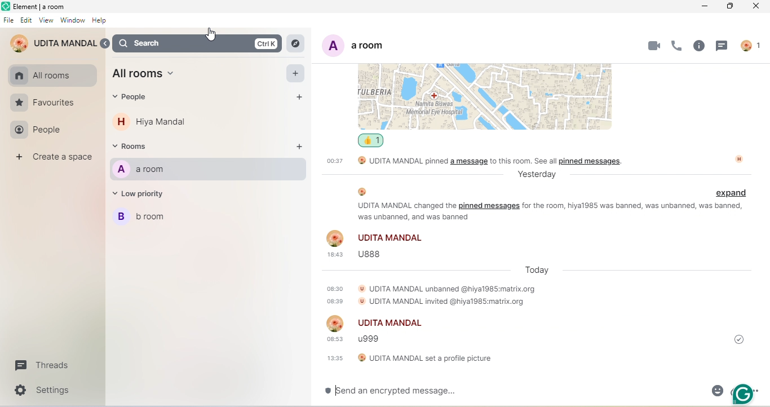 The height and width of the screenshot is (407, 770). What do you see at coordinates (148, 219) in the screenshot?
I see `B broom` at bounding box center [148, 219].